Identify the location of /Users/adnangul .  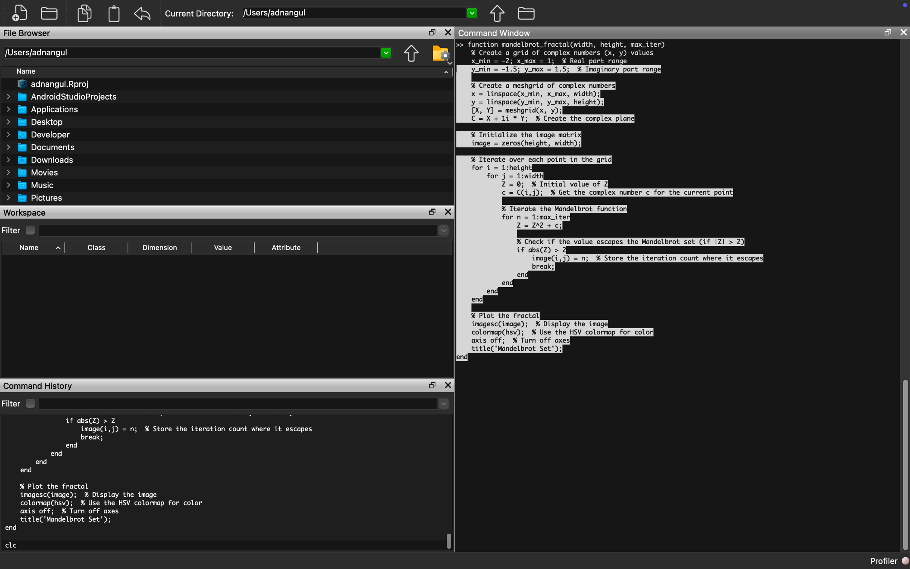
(359, 14).